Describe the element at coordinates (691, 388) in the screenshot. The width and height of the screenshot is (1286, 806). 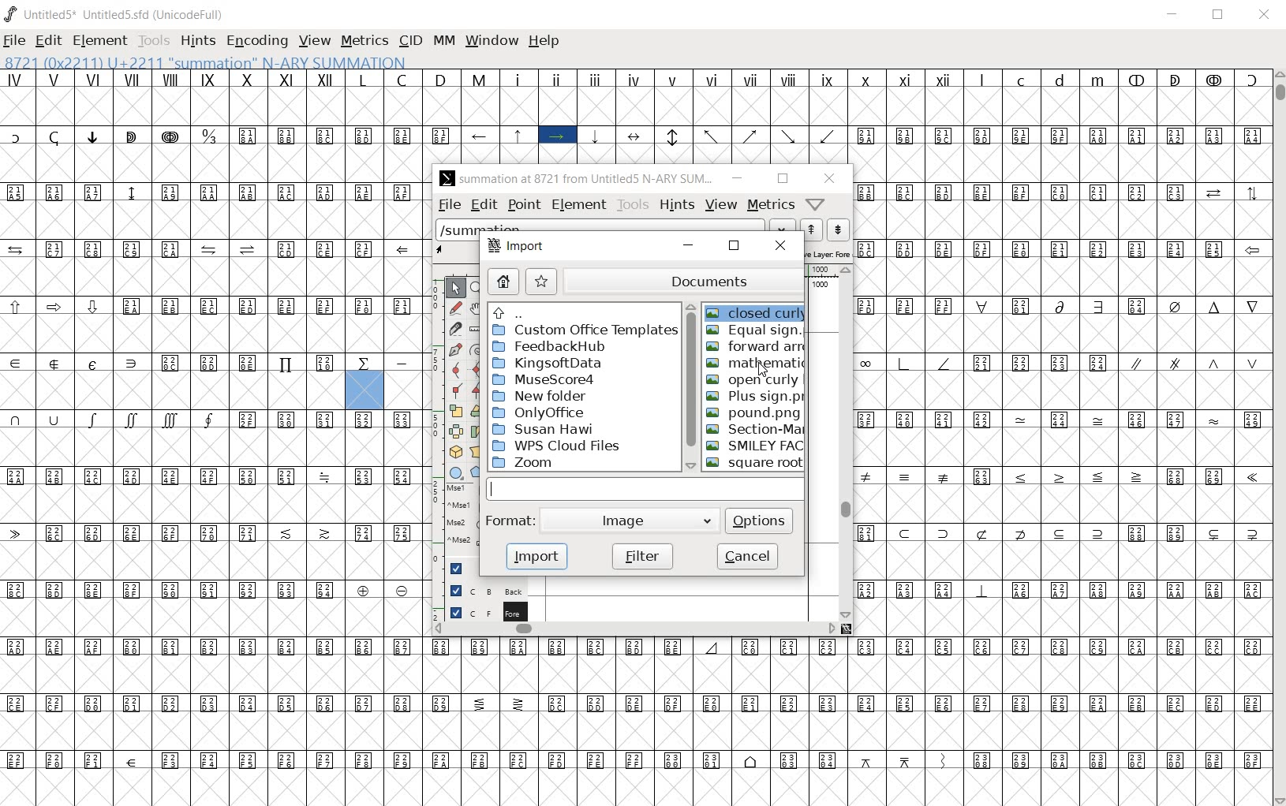
I see `scrollbar` at that location.